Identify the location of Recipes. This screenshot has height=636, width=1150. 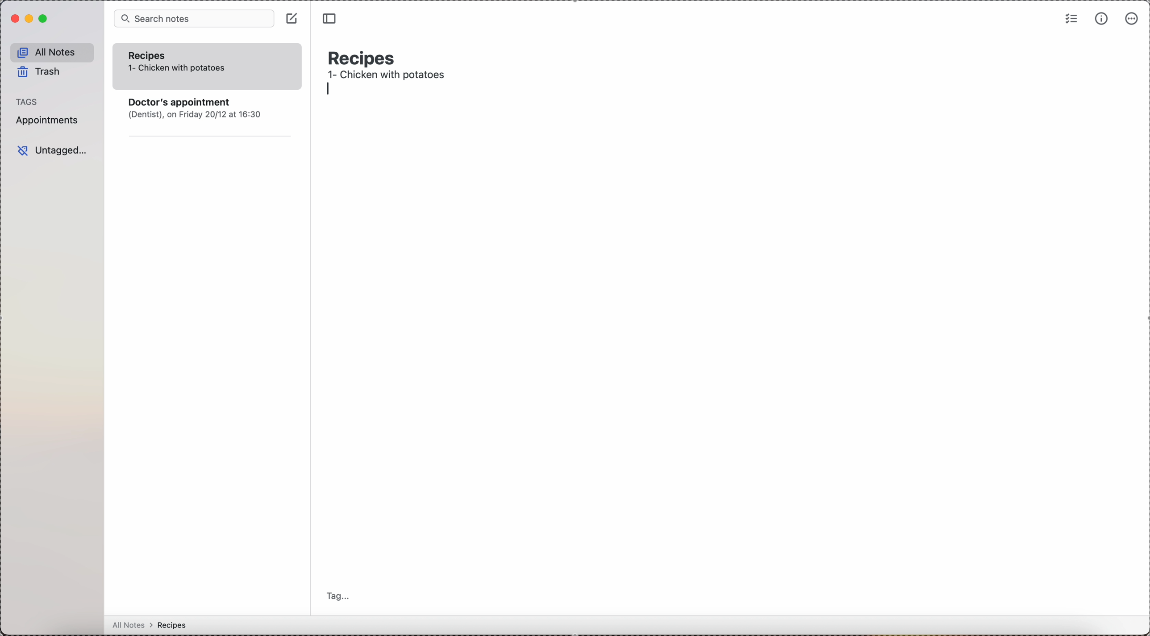
(155, 54).